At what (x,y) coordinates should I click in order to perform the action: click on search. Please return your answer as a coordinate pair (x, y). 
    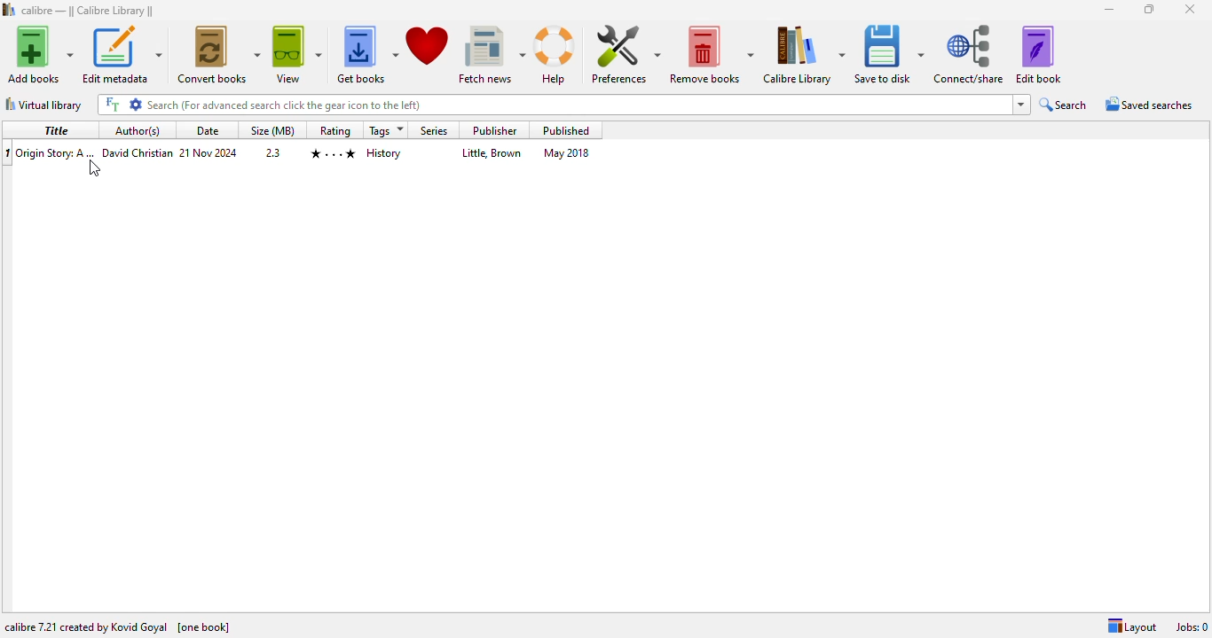
    Looking at the image, I should click on (1062, 104).